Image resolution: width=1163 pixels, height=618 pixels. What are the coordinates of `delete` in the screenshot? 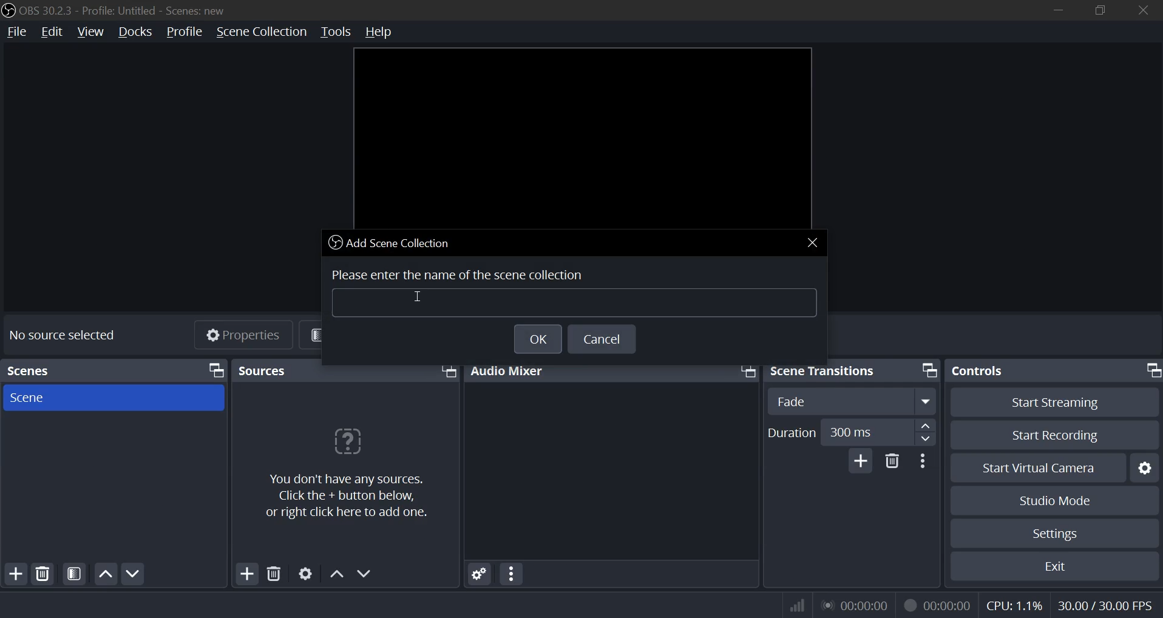 It's located at (273, 574).